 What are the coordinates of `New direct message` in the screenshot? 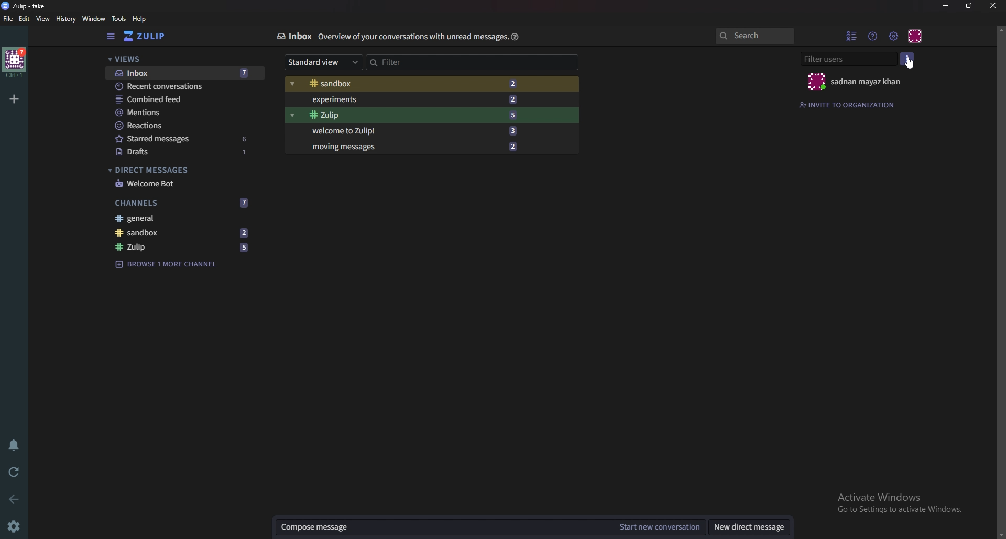 It's located at (752, 527).